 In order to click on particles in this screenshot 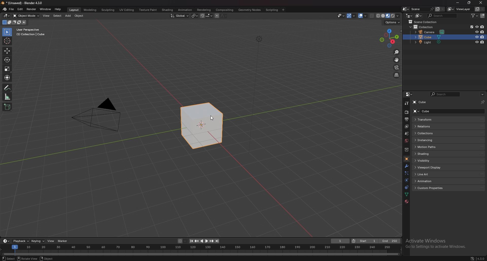, I will do `click(406, 173)`.